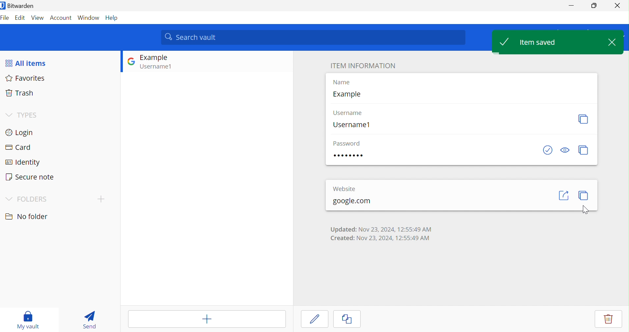  I want to click on Search vault, so click(314, 37).